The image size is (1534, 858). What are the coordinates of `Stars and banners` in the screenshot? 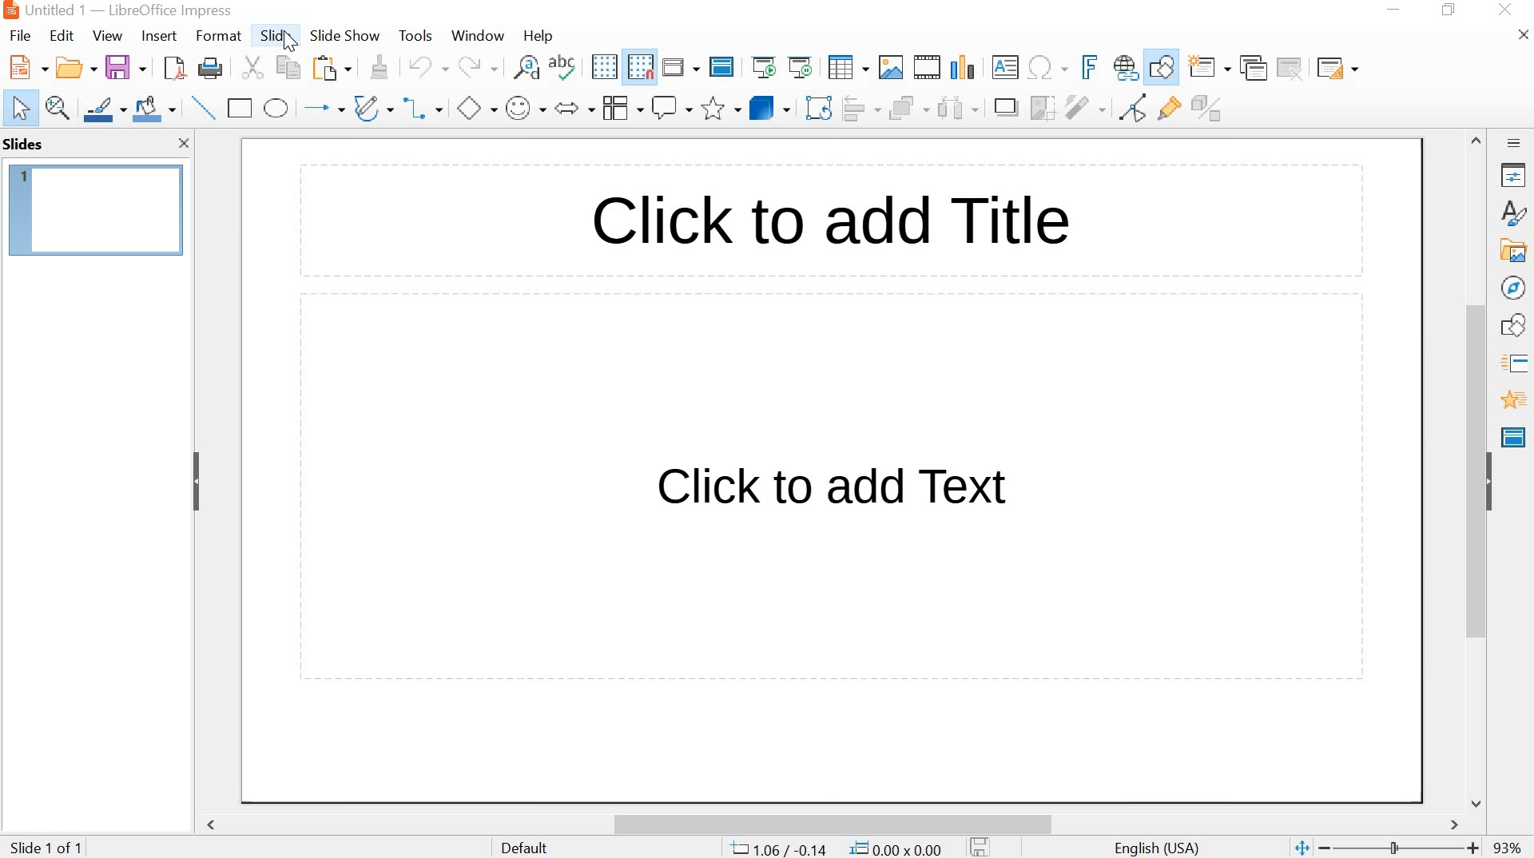 It's located at (720, 109).